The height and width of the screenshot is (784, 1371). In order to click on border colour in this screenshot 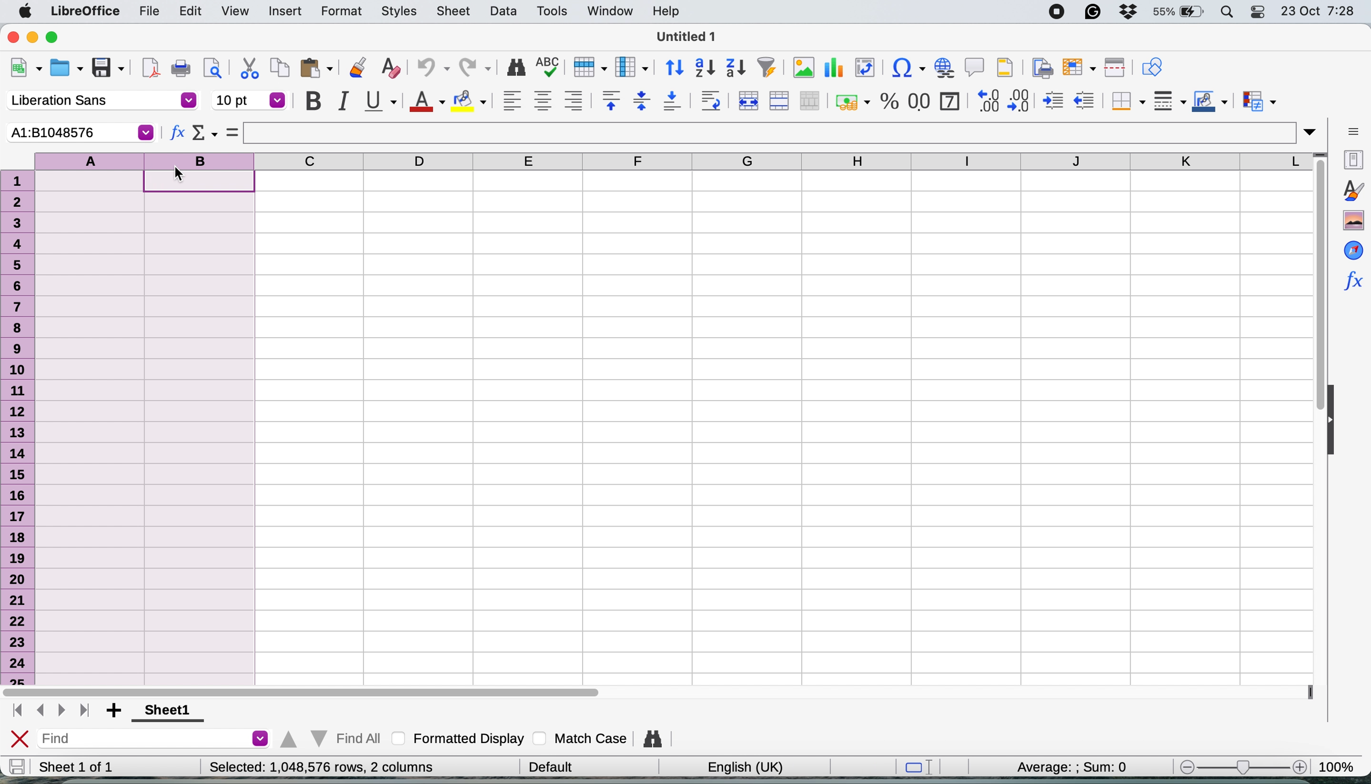, I will do `click(1209, 101)`.